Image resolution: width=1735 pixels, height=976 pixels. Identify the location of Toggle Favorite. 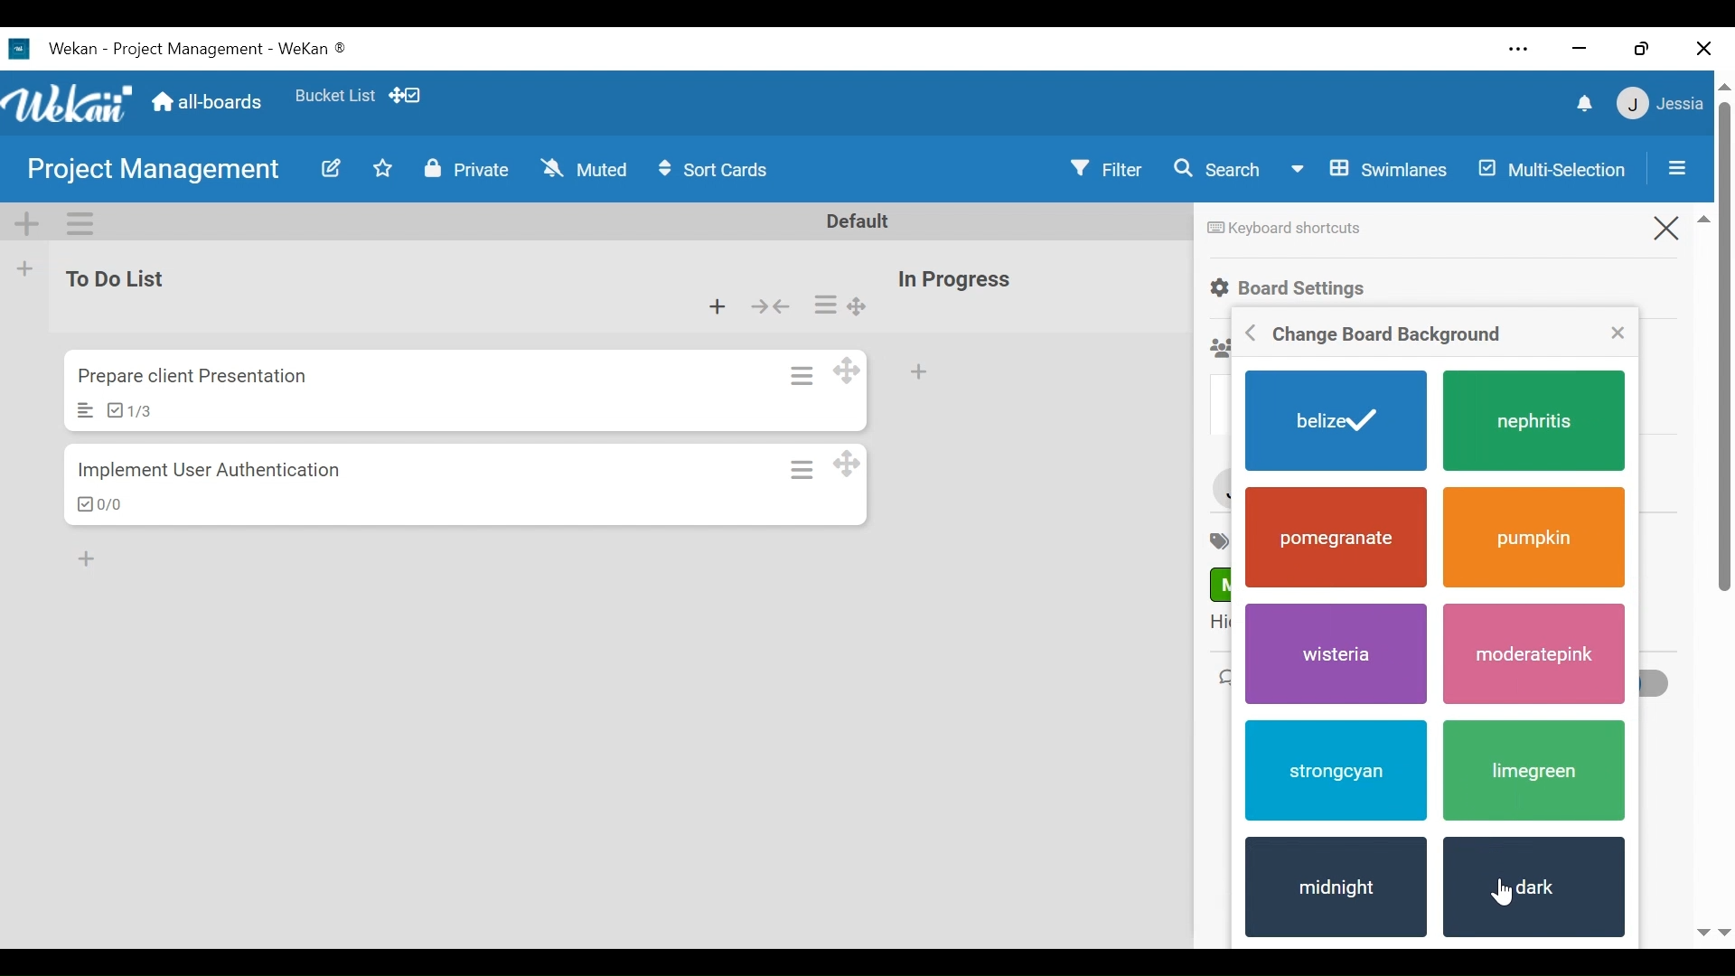
(386, 168).